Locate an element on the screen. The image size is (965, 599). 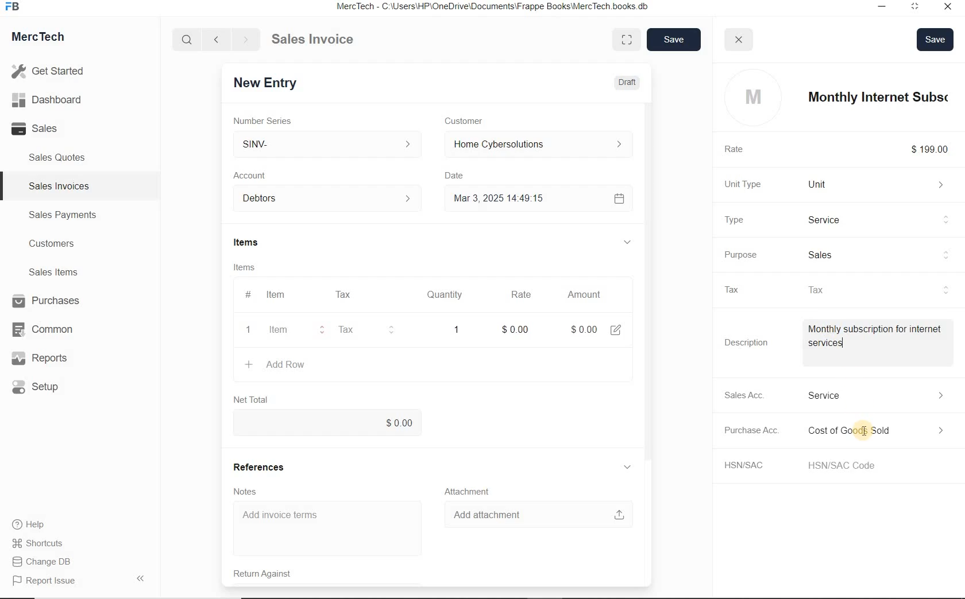
Report Issue is located at coordinates (47, 581).